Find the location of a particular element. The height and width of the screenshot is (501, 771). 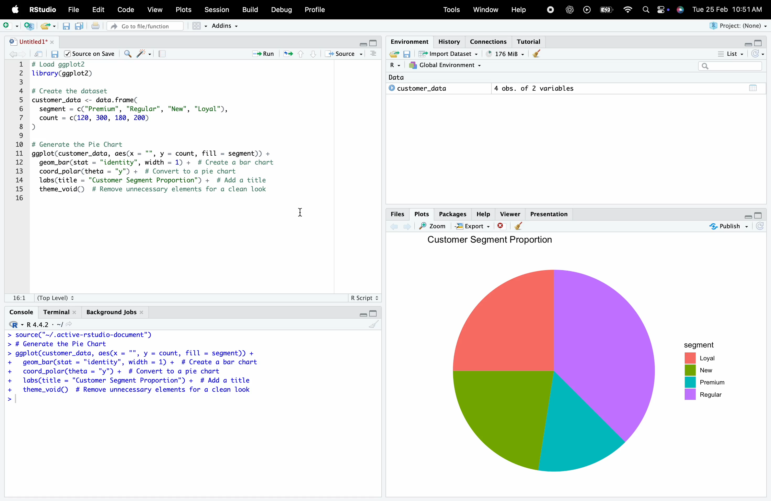

settings is located at coordinates (662, 11).